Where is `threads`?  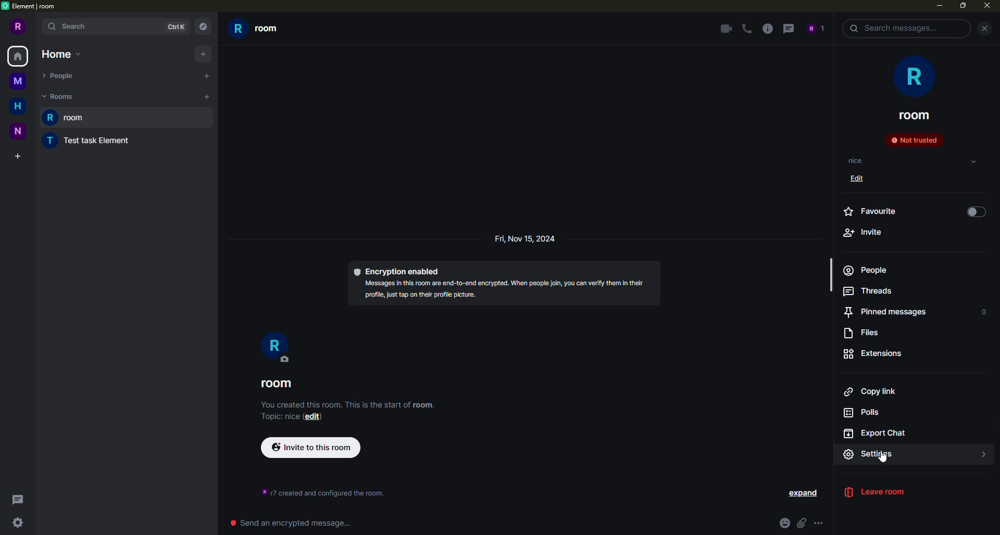
threads is located at coordinates (21, 499).